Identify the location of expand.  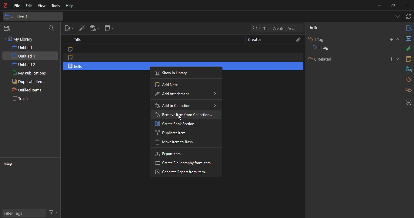
(398, 39).